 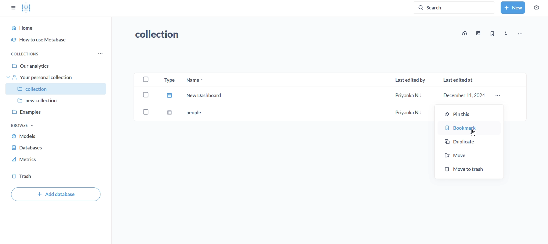 I want to click on models, so click(x=30, y=137).